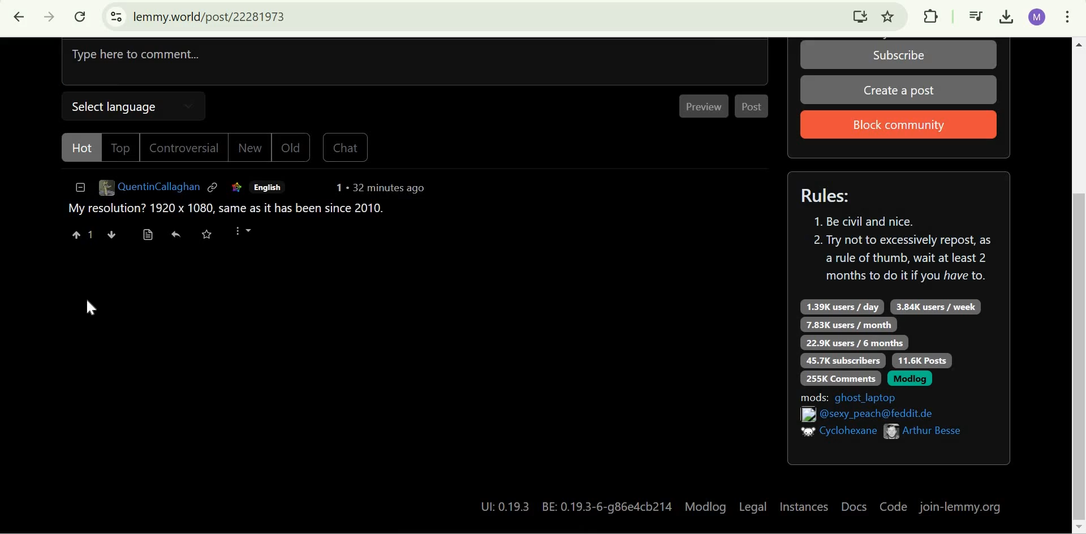 The height and width of the screenshot is (534, 1086). What do you see at coordinates (20, 17) in the screenshot?
I see `Click to go back, hold to see history` at bounding box center [20, 17].